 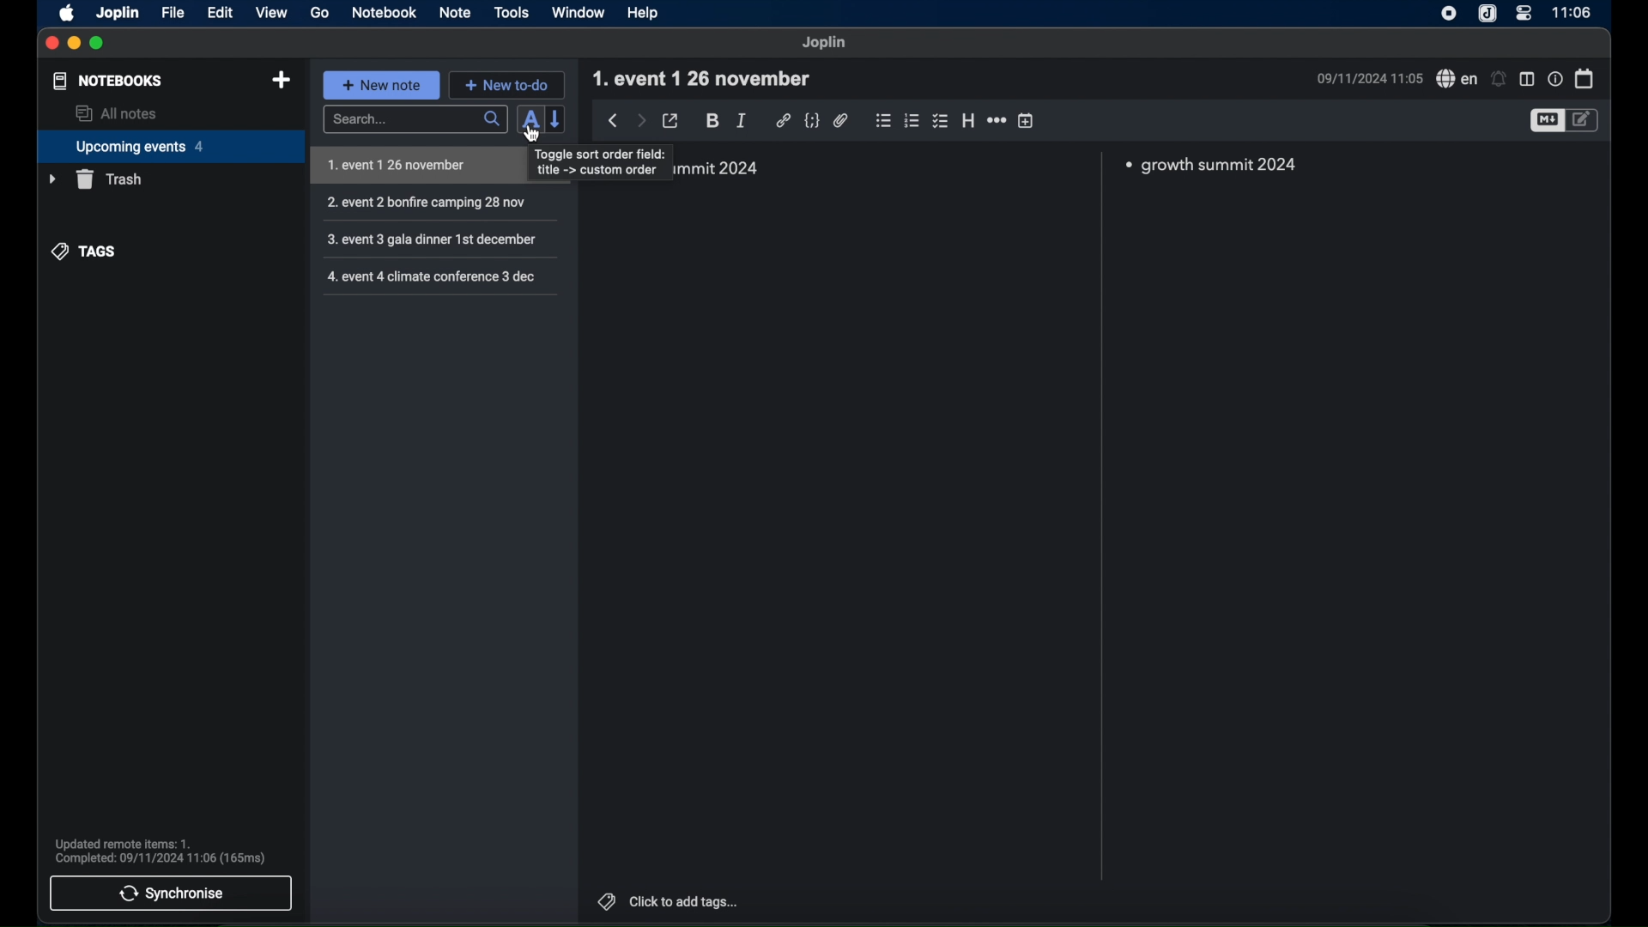 What do you see at coordinates (712, 121) in the screenshot?
I see `bold` at bounding box center [712, 121].